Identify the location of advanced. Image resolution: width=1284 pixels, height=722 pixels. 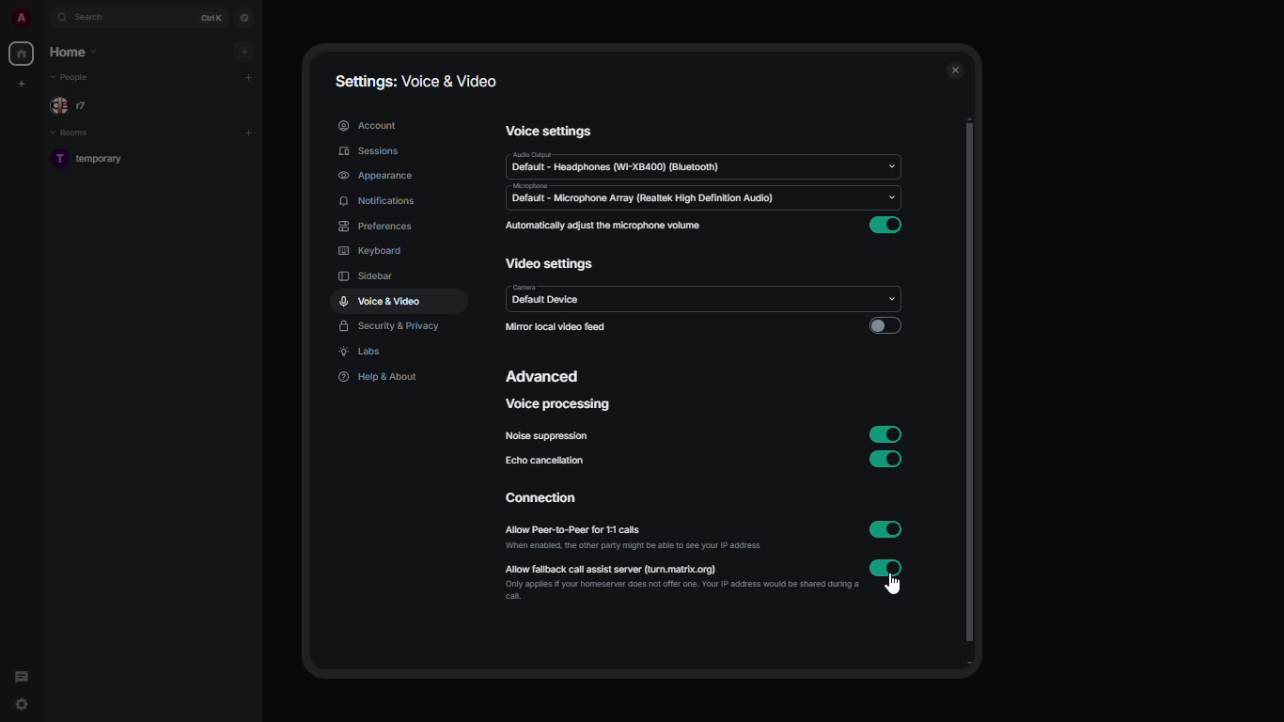
(543, 375).